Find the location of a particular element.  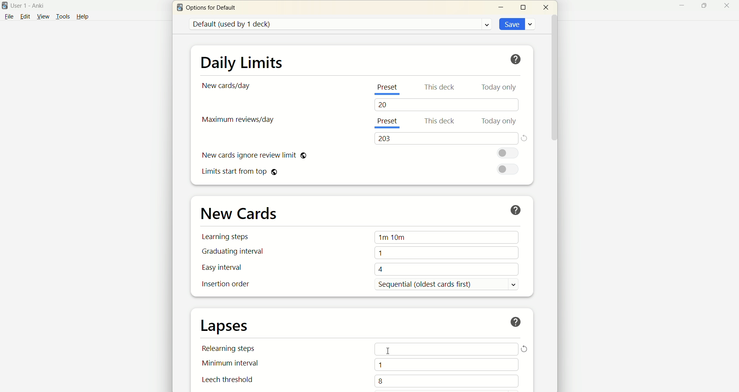

new card ignore review limit is located at coordinates (253, 156).